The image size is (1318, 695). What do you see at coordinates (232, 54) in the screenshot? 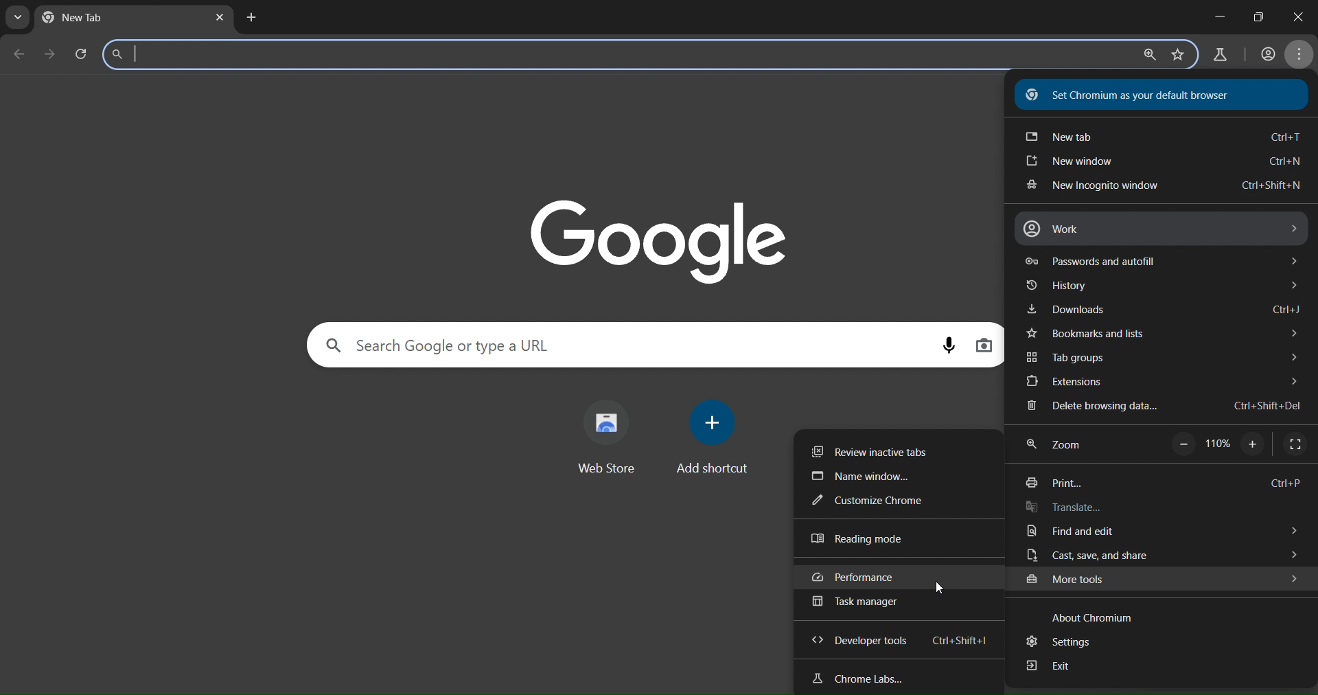
I see `search panel` at bounding box center [232, 54].